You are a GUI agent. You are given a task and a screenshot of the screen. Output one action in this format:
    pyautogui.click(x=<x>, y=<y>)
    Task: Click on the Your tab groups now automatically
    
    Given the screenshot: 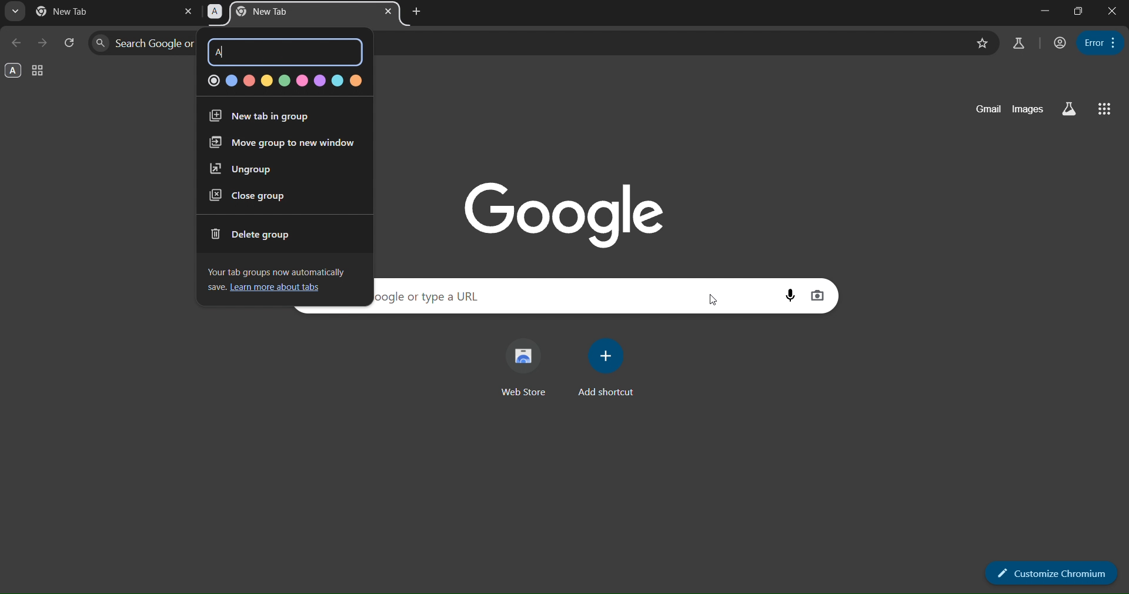 What is the action you would take?
    pyautogui.click(x=281, y=273)
    